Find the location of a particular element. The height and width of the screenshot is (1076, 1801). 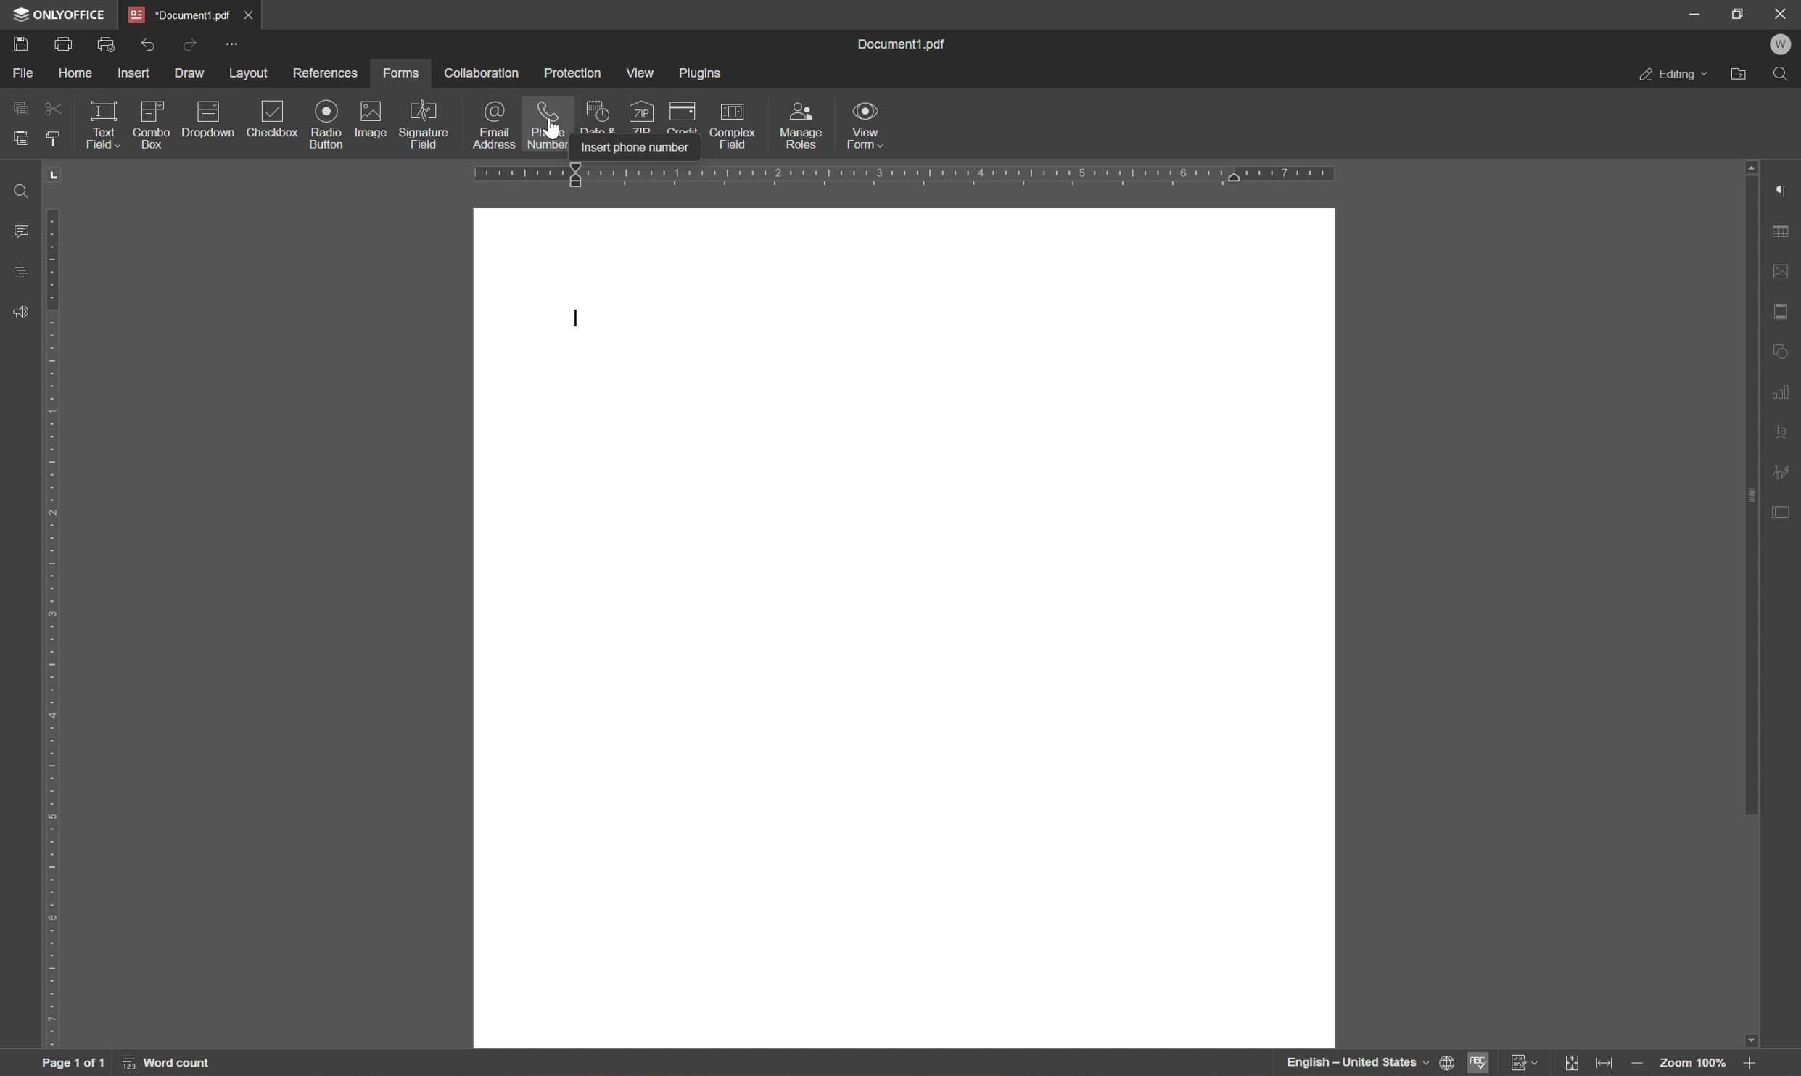

phone number is located at coordinates (551, 125).